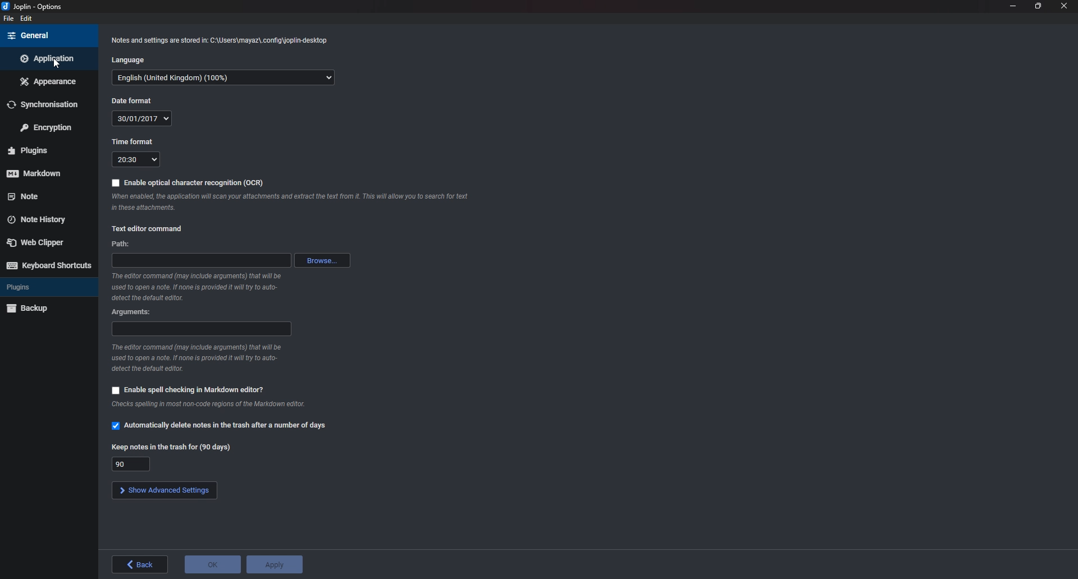 The width and height of the screenshot is (1078, 579). Describe the element at coordinates (170, 448) in the screenshot. I see `Keep notes in the trash for` at that location.